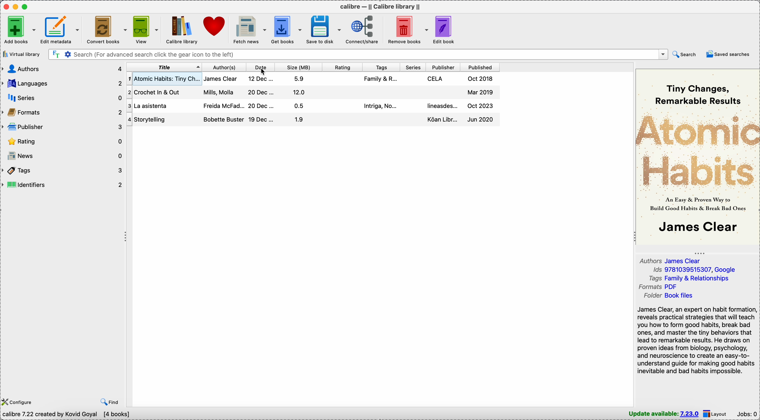 This screenshot has height=420, width=760. What do you see at coordinates (671, 260) in the screenshot?
I see `authors James Clear` at bounding box center [671, 260].